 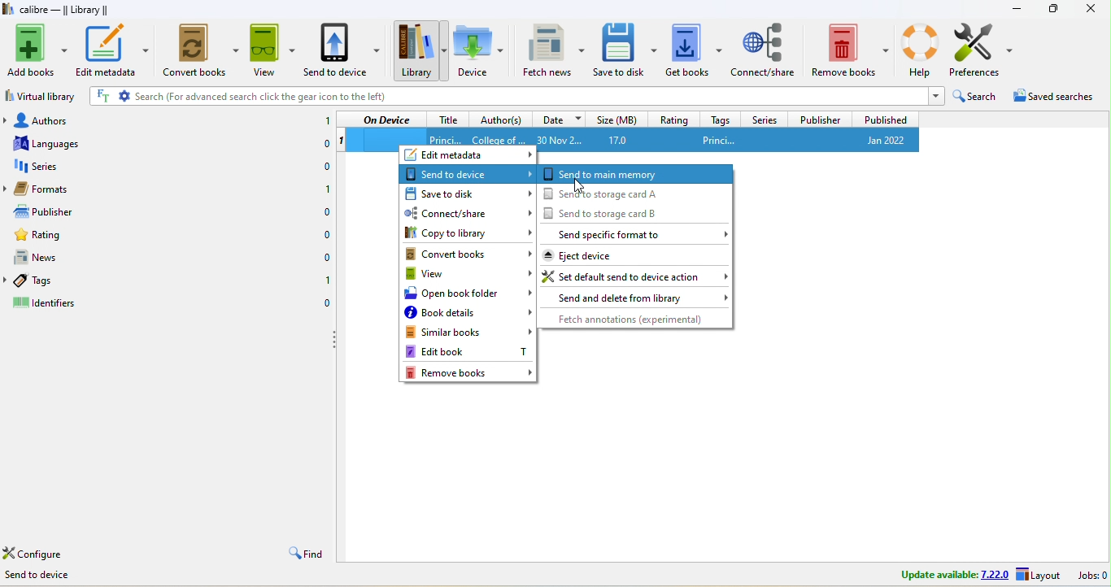 I want to click on authors, so click(x=45, y=118).